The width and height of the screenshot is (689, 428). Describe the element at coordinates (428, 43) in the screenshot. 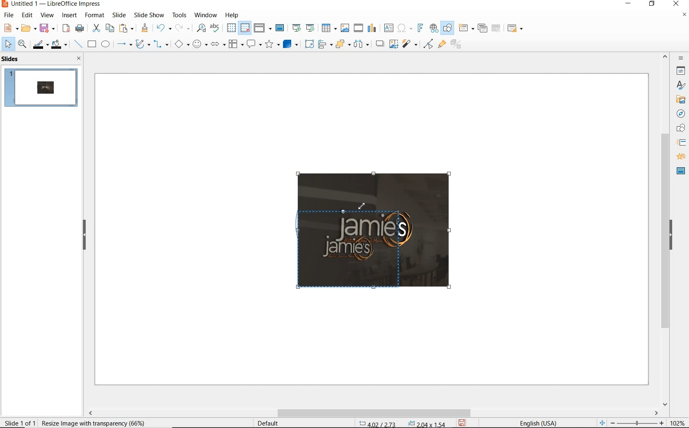

I see `filter` at that location.